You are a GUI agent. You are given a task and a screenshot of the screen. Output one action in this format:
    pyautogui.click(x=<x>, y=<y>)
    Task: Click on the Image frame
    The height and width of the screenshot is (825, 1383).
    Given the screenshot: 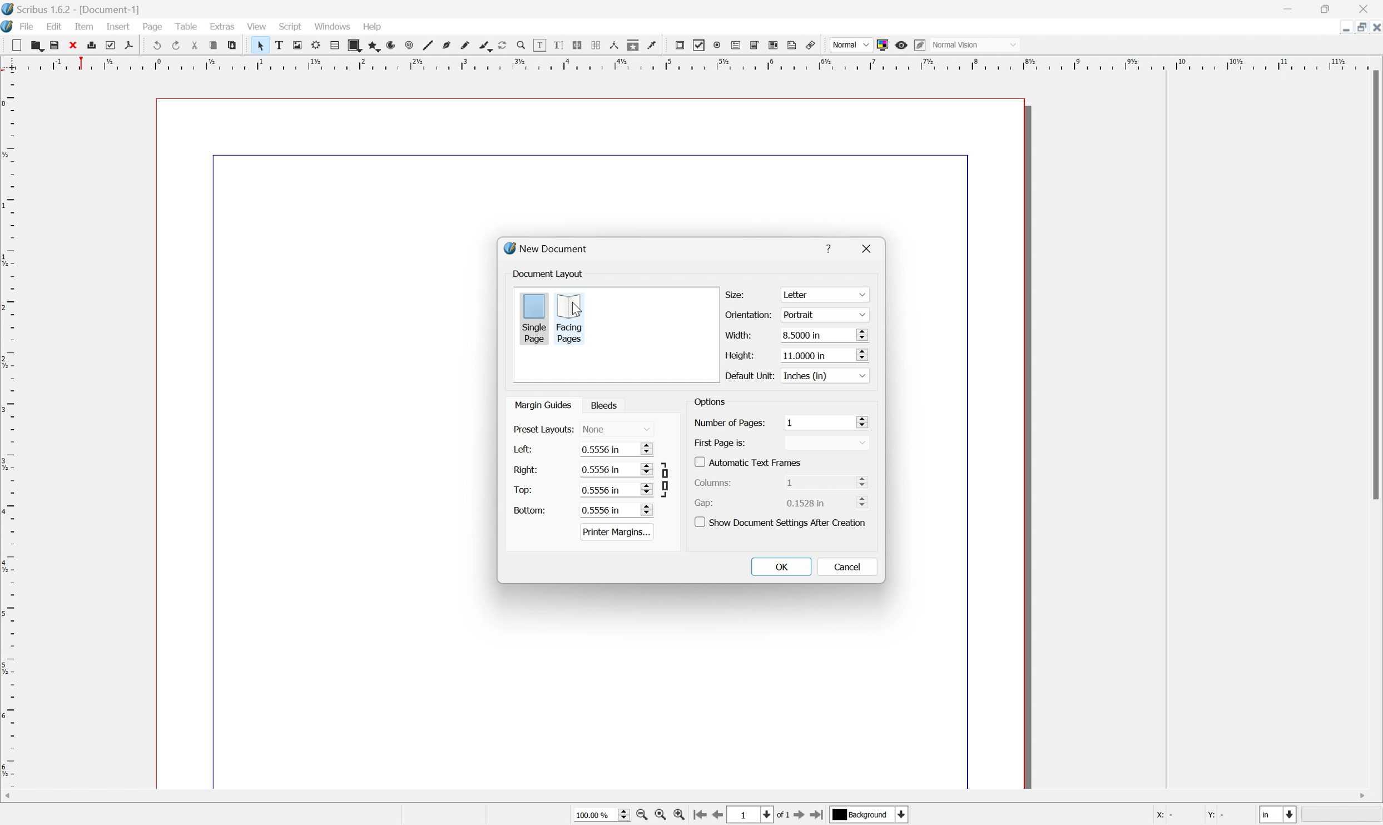 What is the action you would take?
    pyautogui.click(x=296, y=46)
    